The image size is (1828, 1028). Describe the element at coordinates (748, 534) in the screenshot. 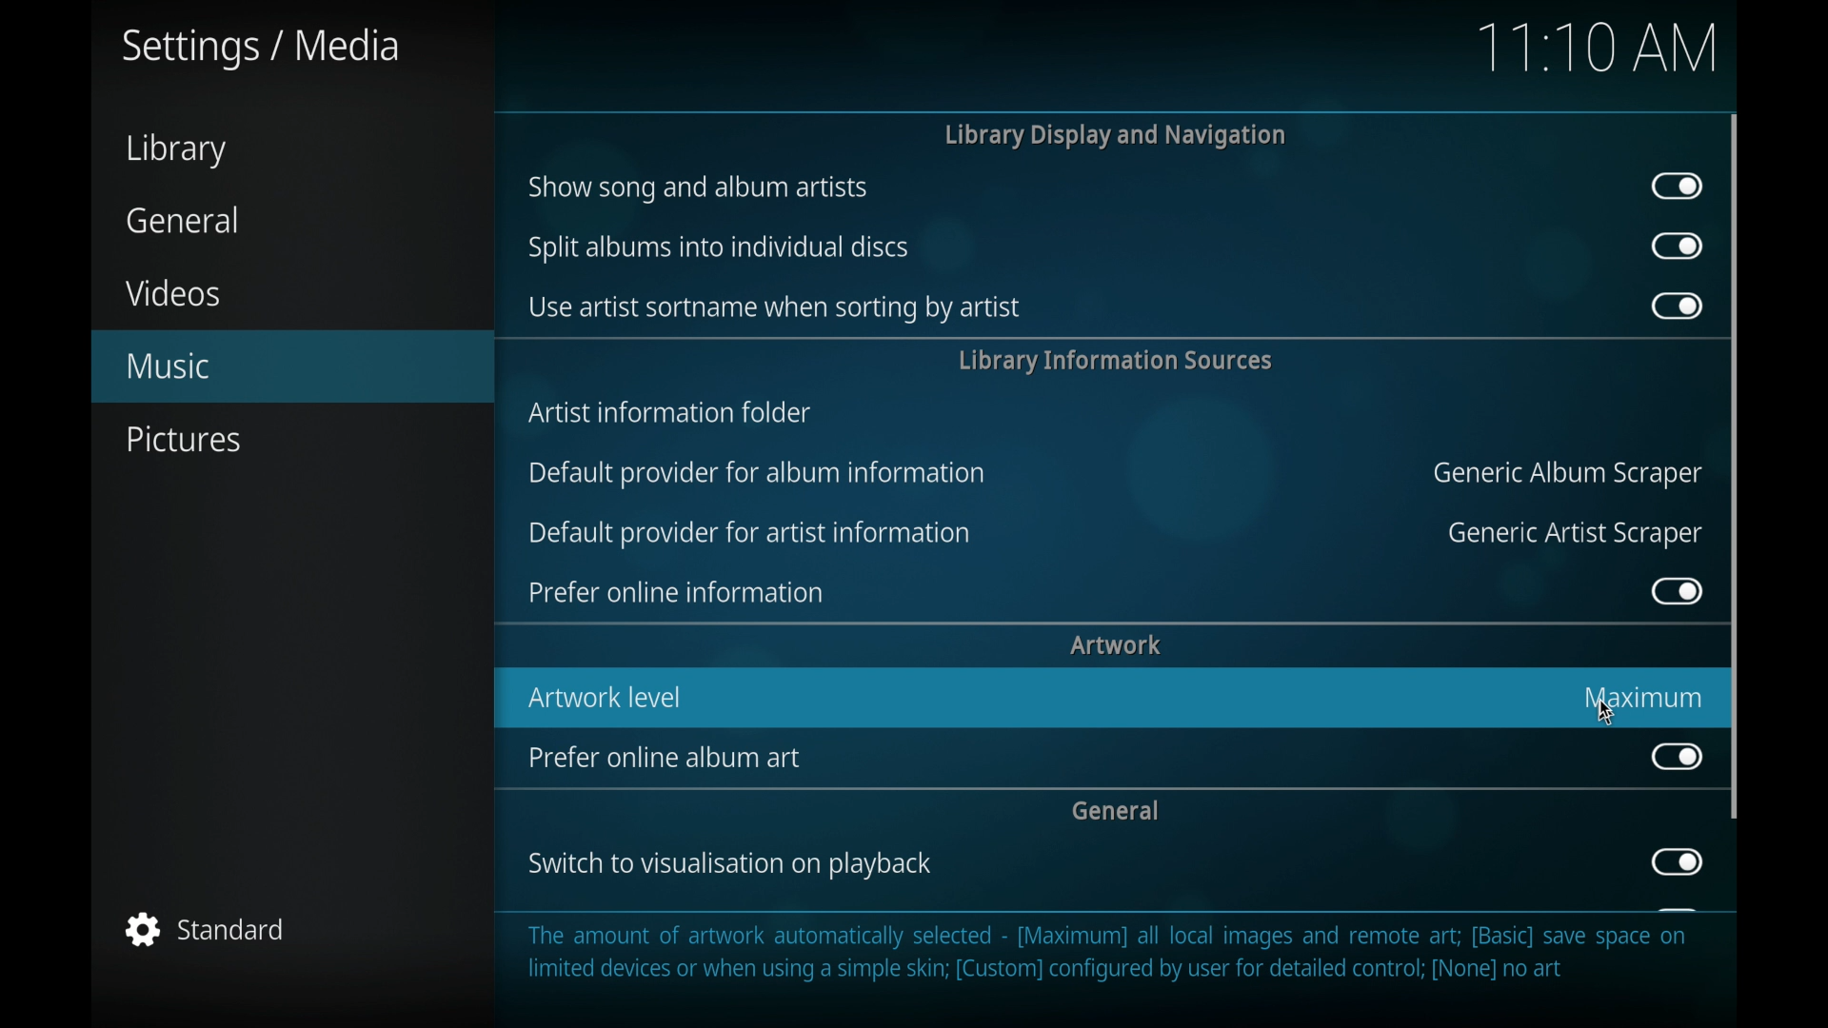

I see `default provider for artist information` at that location.